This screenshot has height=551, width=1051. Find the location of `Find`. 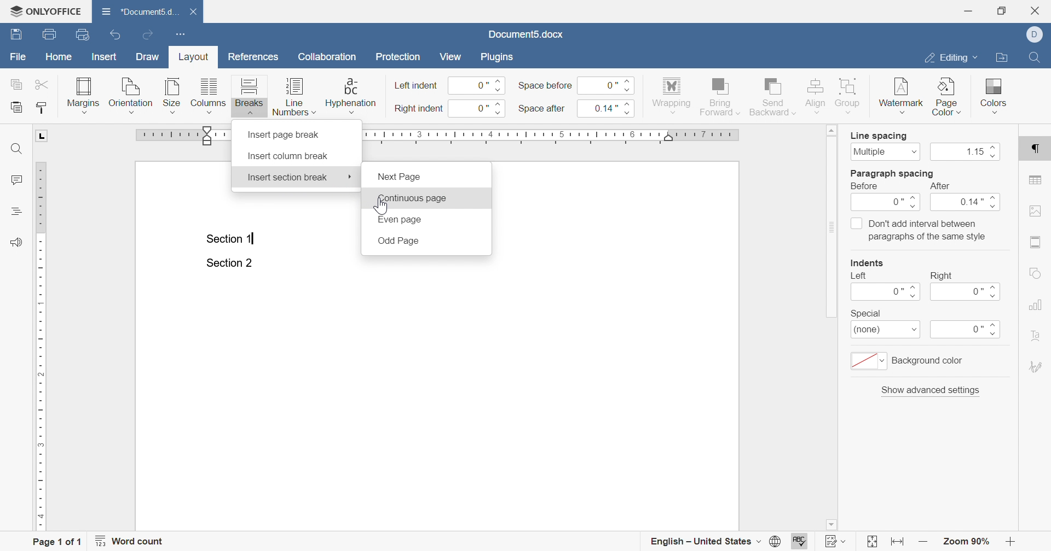

Find is located at coordinates (1033, 57).